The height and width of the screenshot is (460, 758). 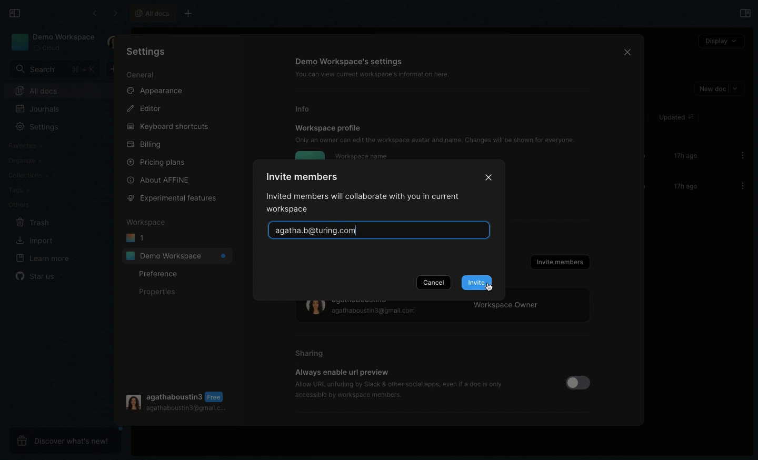 I want to click on Tags, so click(x=17, y=190).